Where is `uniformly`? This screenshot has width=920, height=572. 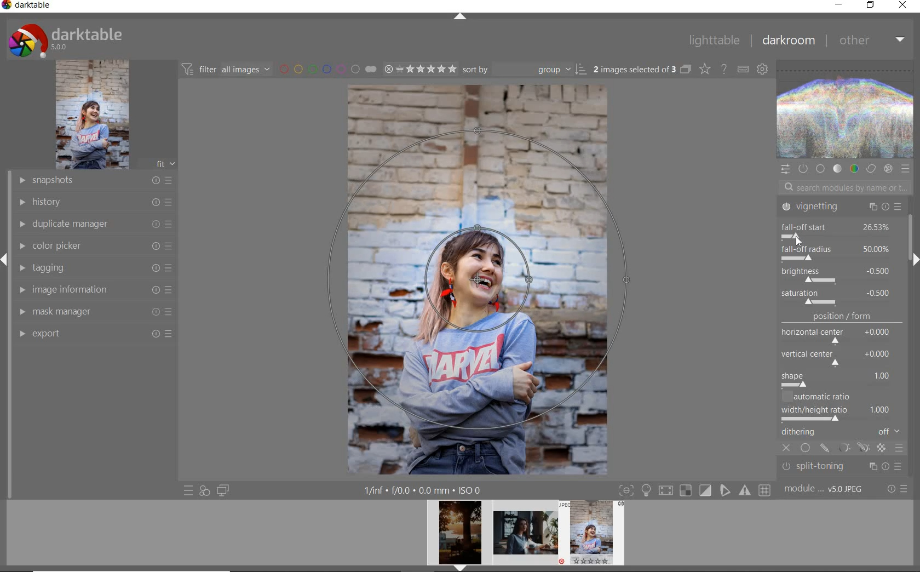 uniformly is located at coordinates (806, 449).